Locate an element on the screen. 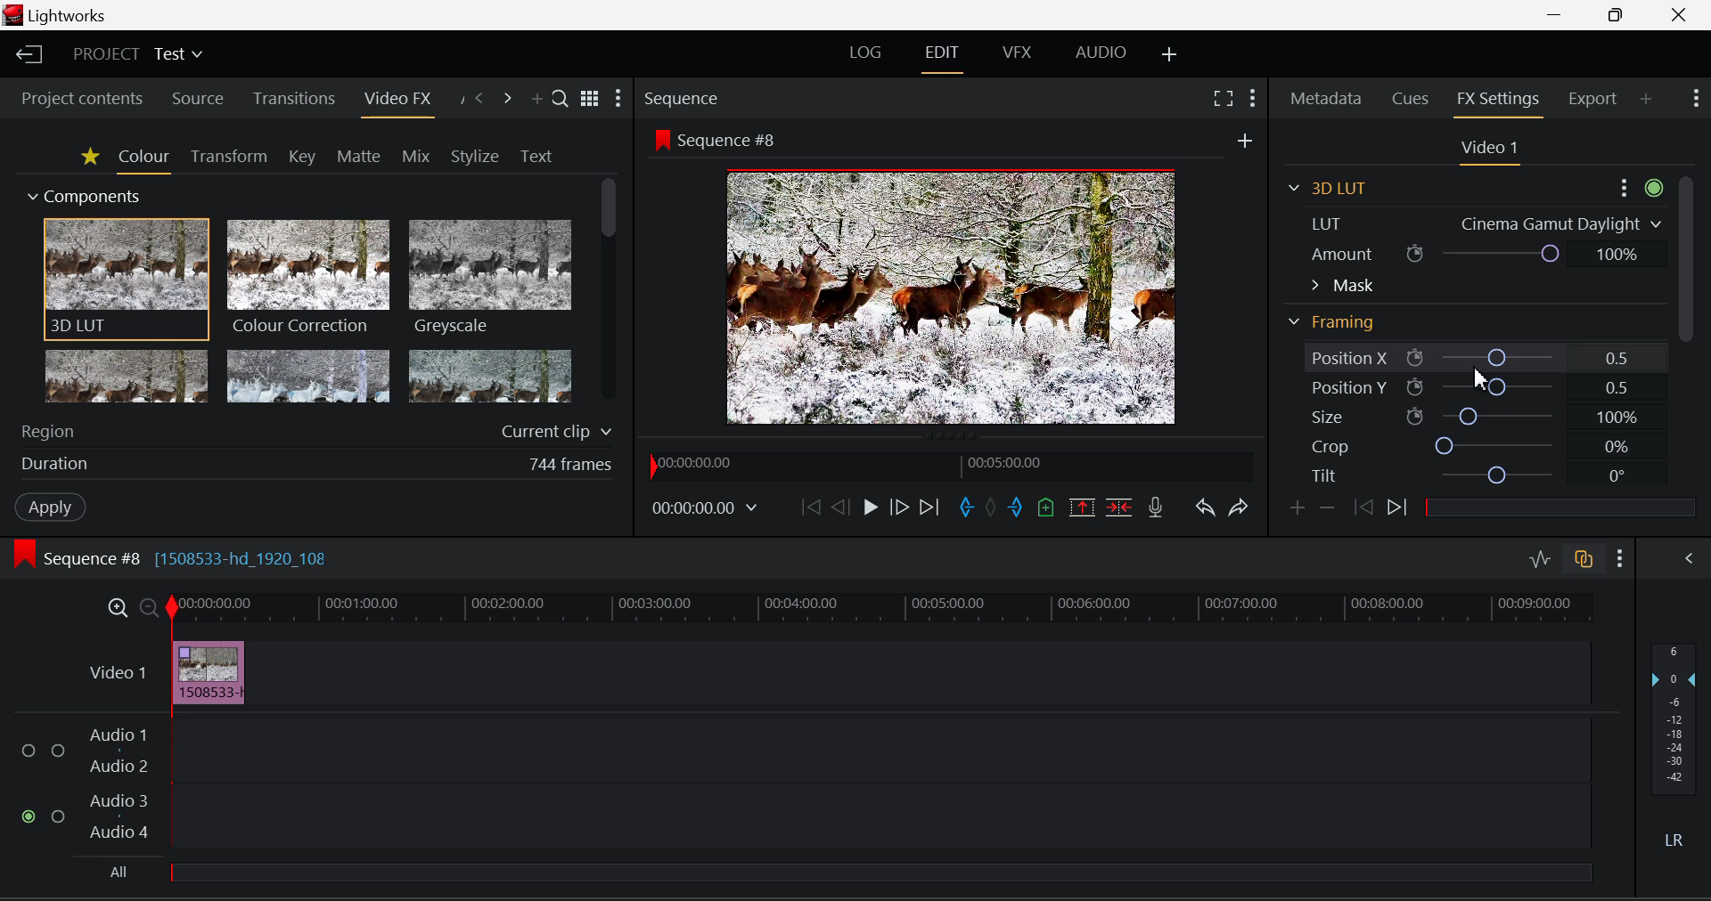  Go Forward is located at coordinates (900, 510).